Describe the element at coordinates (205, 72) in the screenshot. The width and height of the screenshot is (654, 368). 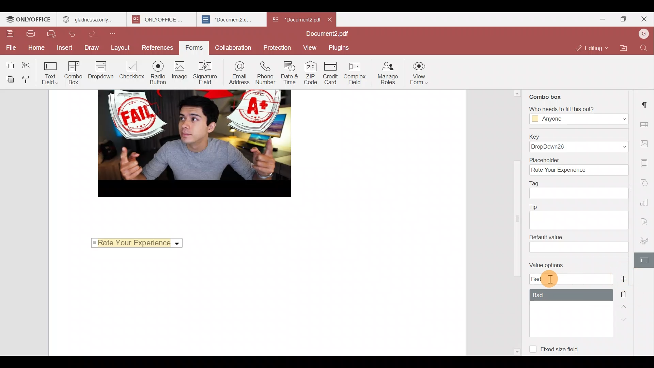
I see `Signature field` at that location.